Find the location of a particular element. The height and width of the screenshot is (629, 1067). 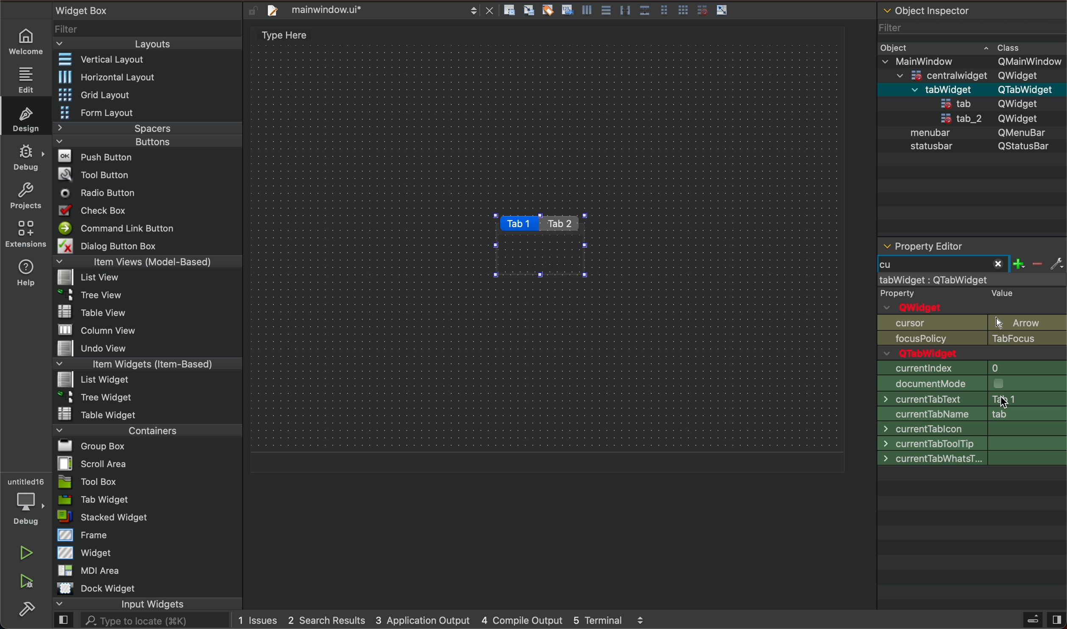

Widget Box is located at coordinates (79, 11).